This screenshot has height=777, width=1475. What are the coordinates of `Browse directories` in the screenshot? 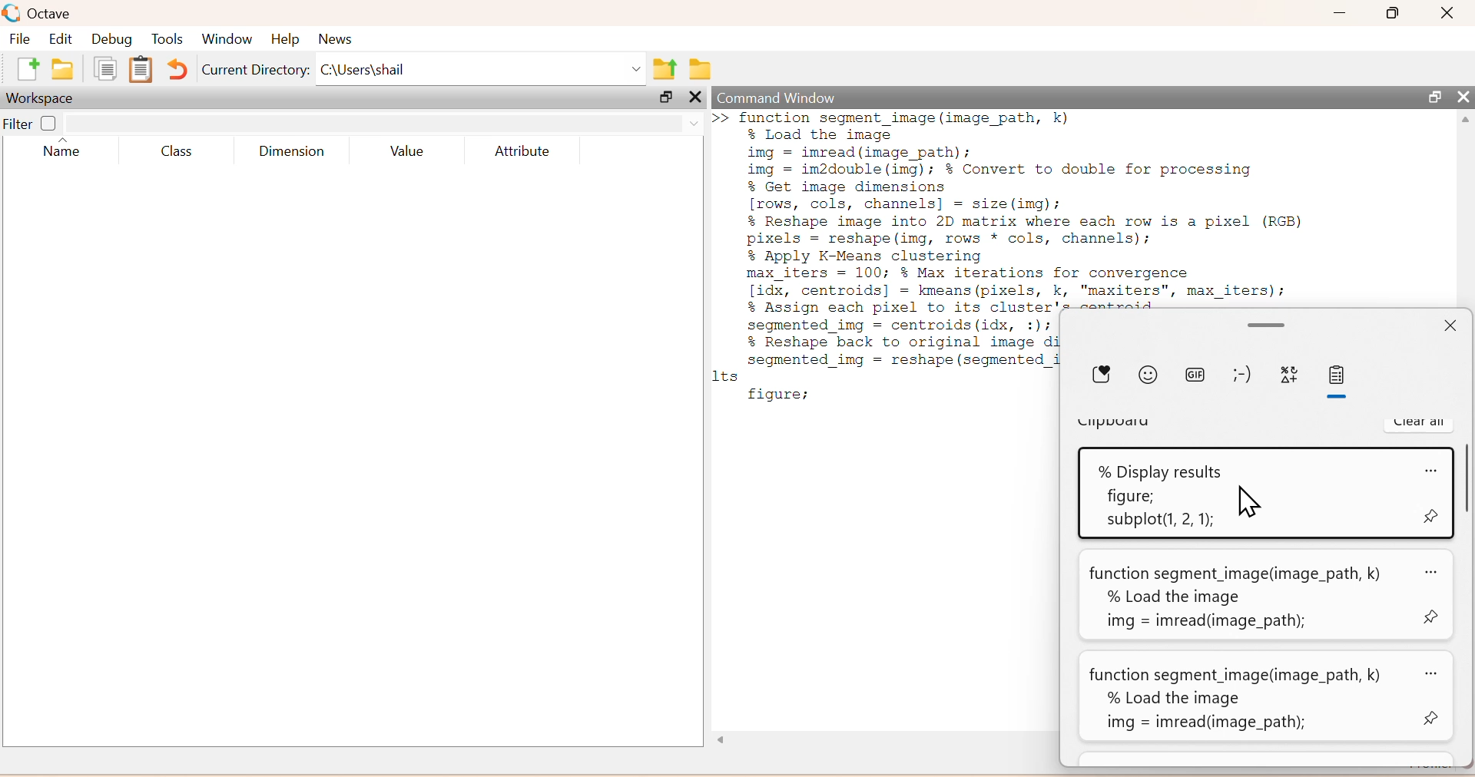 It's located at (700, 71).